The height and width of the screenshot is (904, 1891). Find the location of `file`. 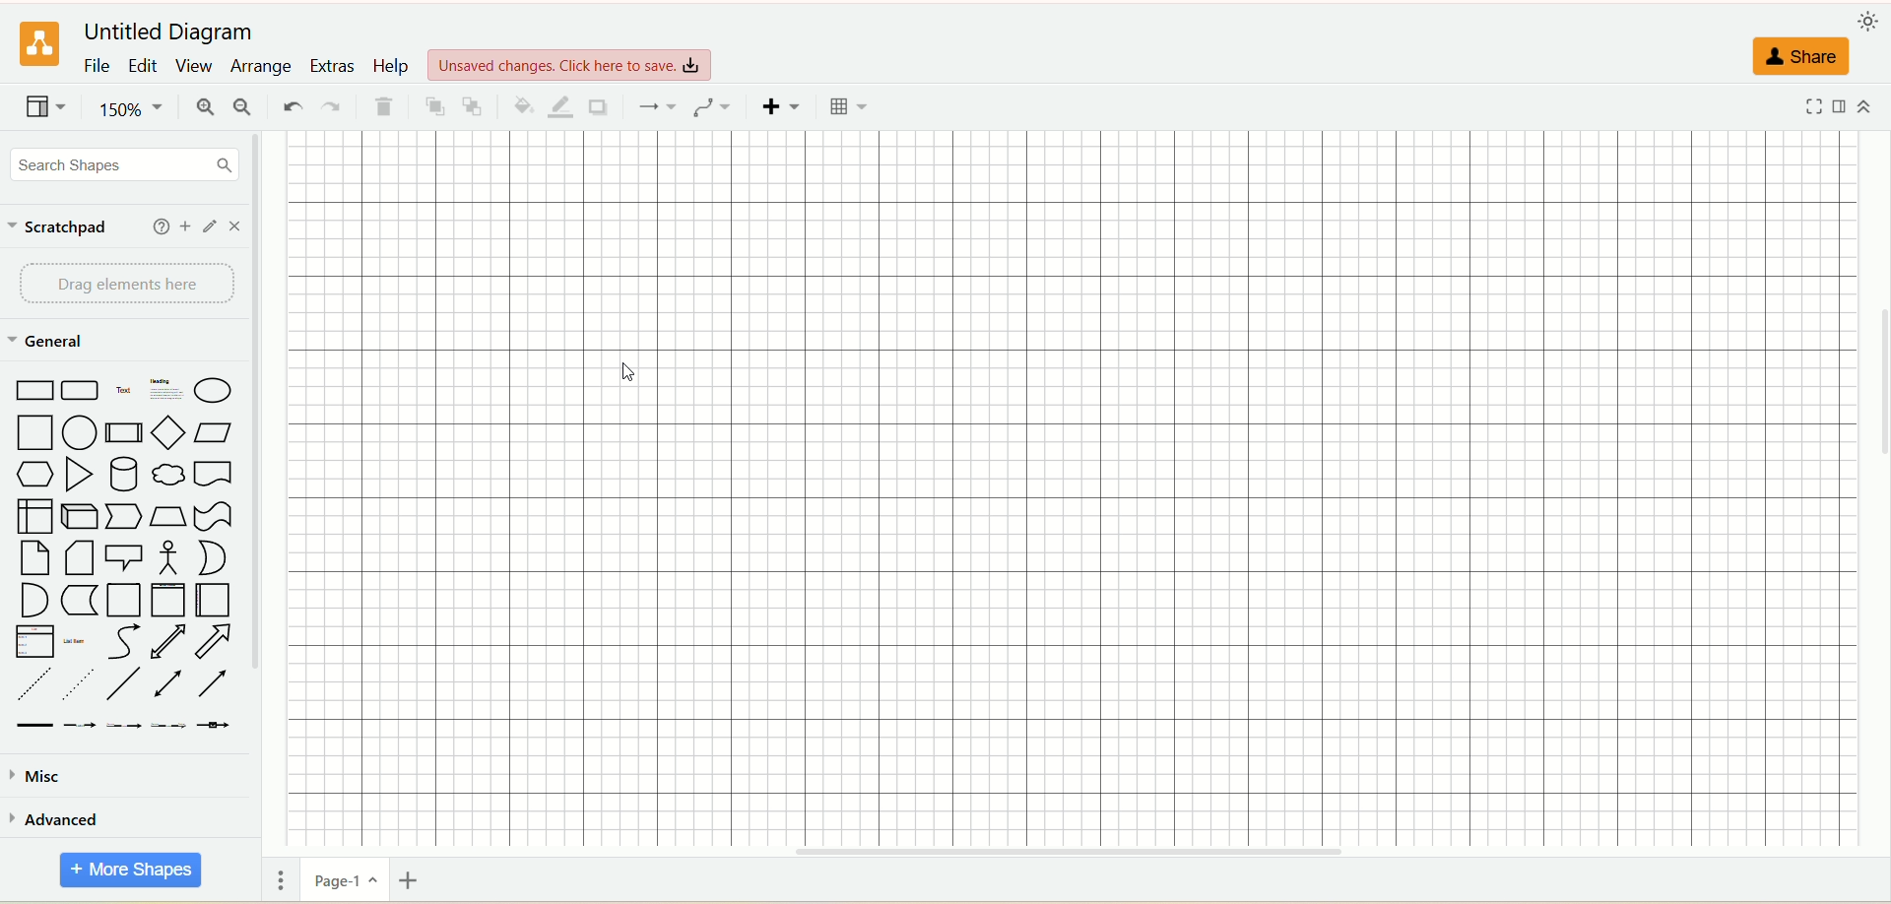

file is located at coordinates (98, 67).